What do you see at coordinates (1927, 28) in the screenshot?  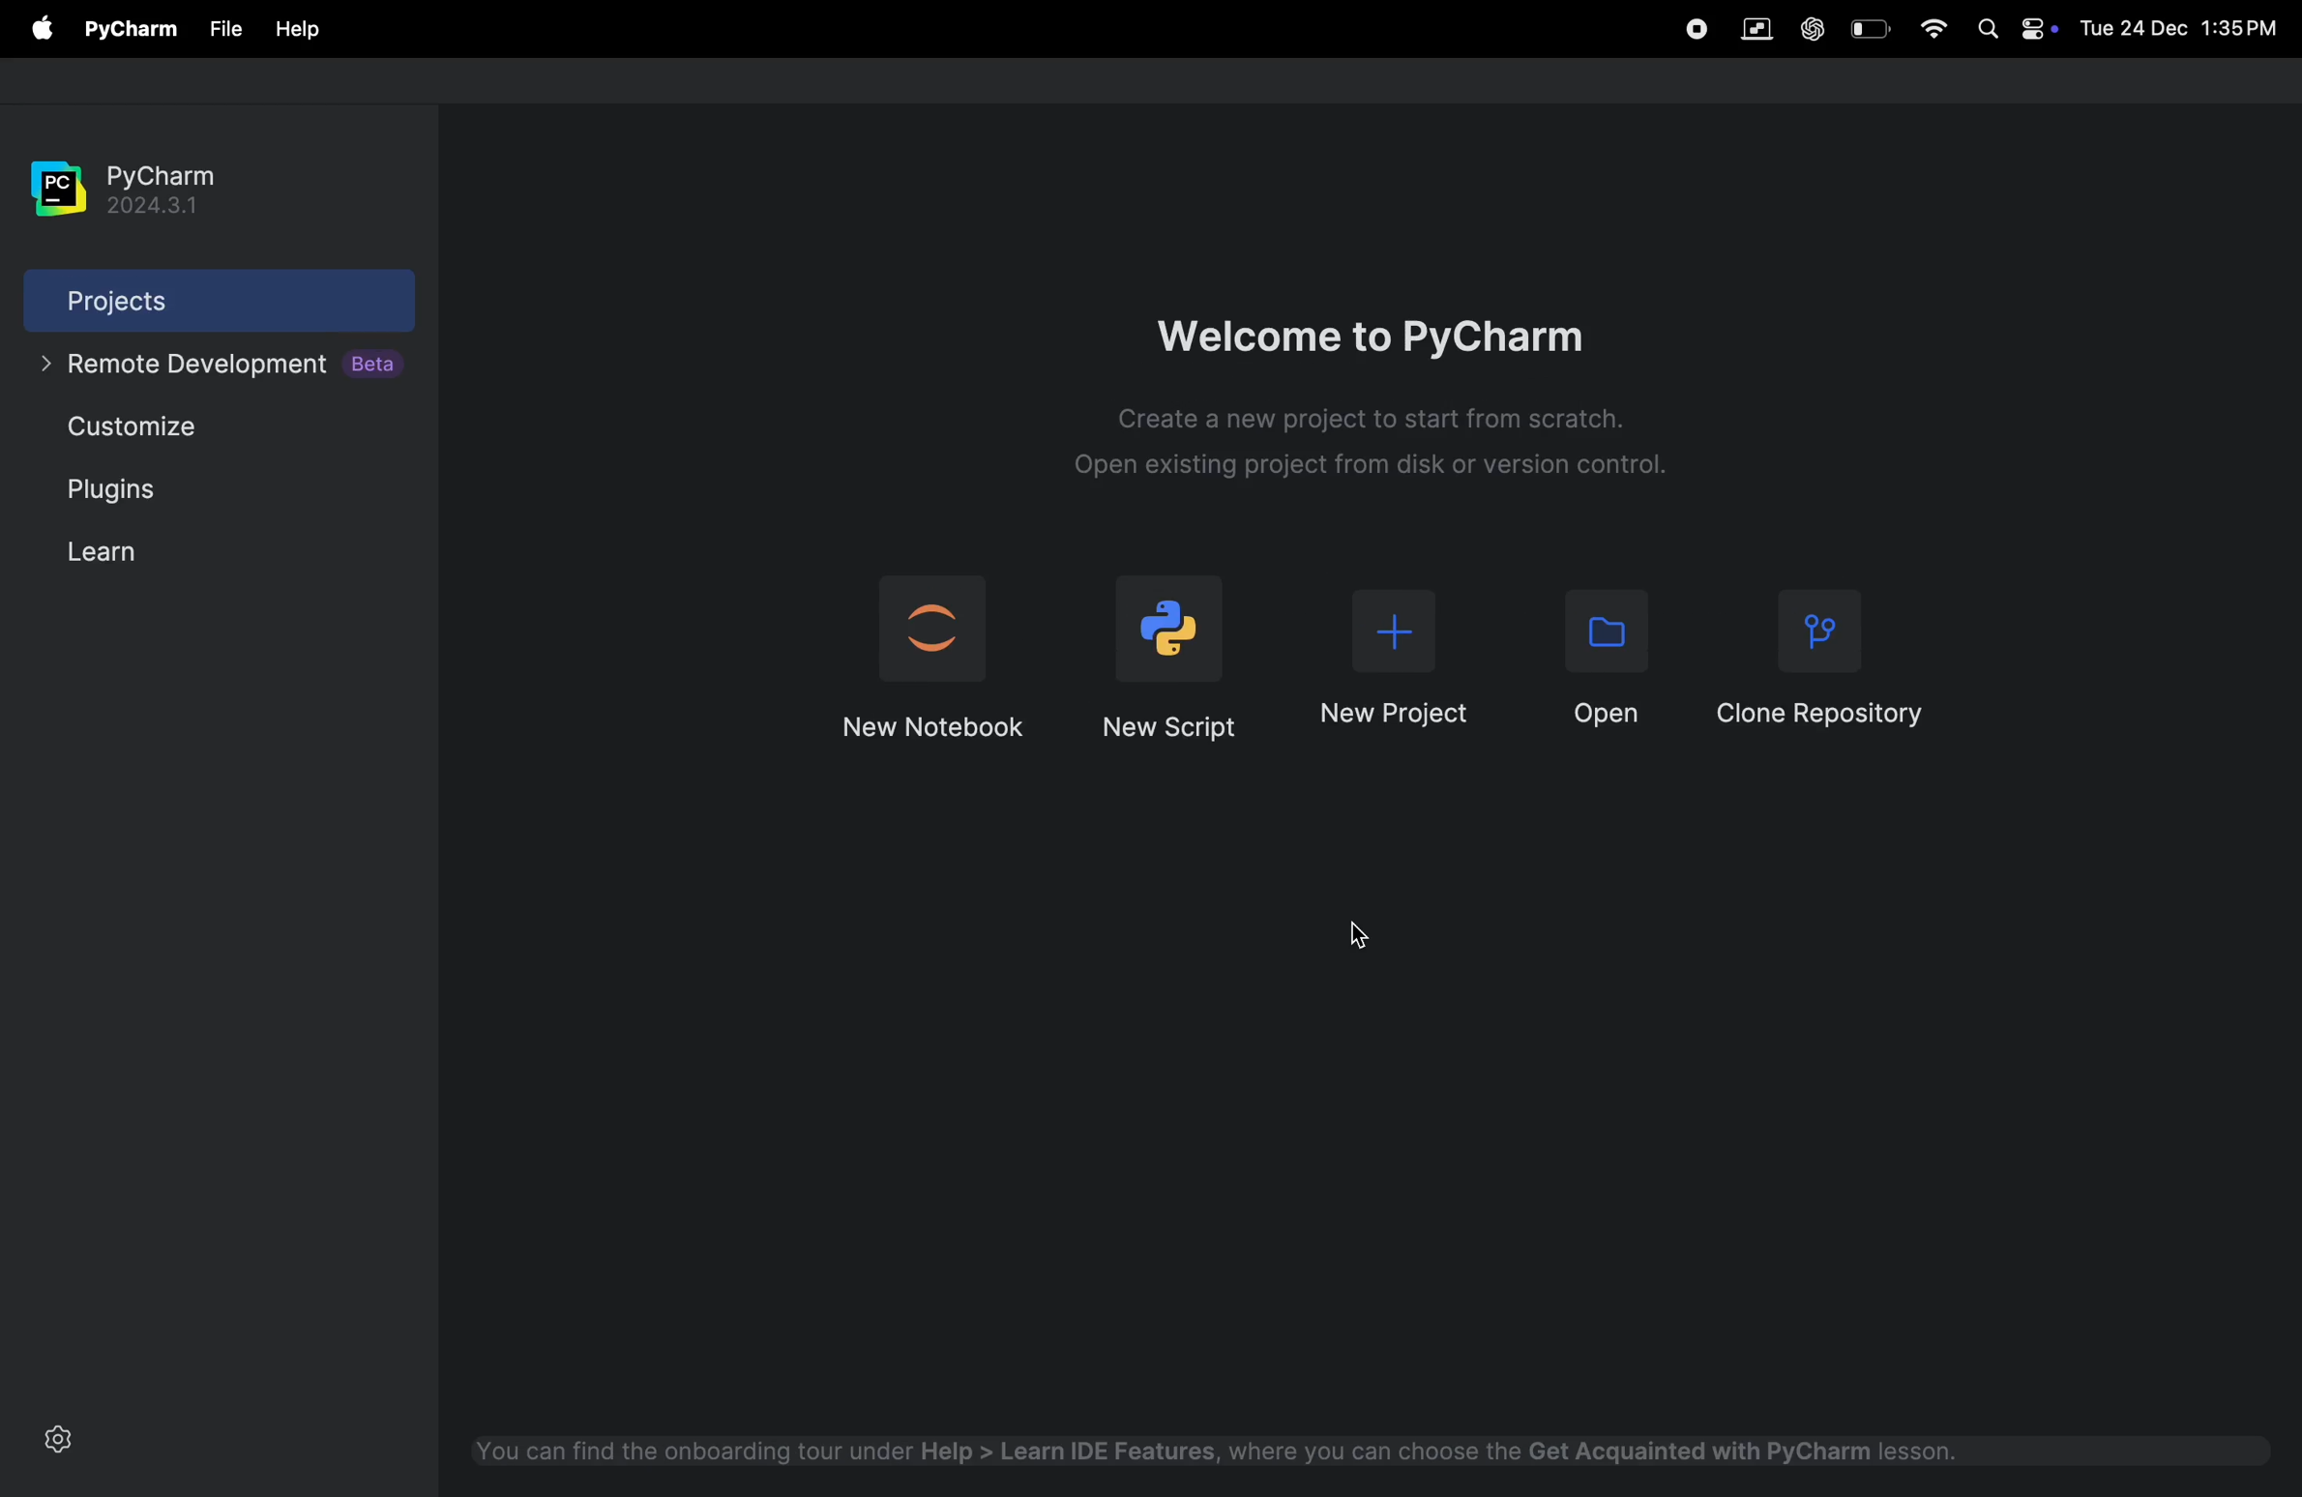 I see `wifi` at bounding box center [1927, 28].